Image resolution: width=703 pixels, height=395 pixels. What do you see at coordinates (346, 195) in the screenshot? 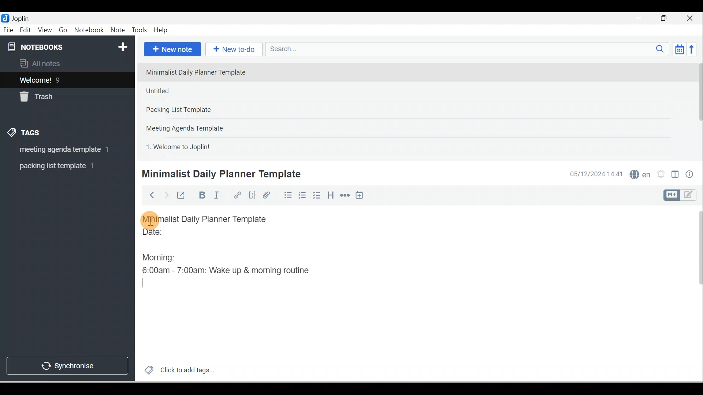
I see `Horizontal rule` at bounding box center [346, 195].